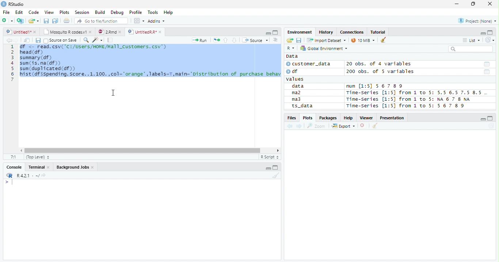  I want to click on Profile, so click(135, 12).